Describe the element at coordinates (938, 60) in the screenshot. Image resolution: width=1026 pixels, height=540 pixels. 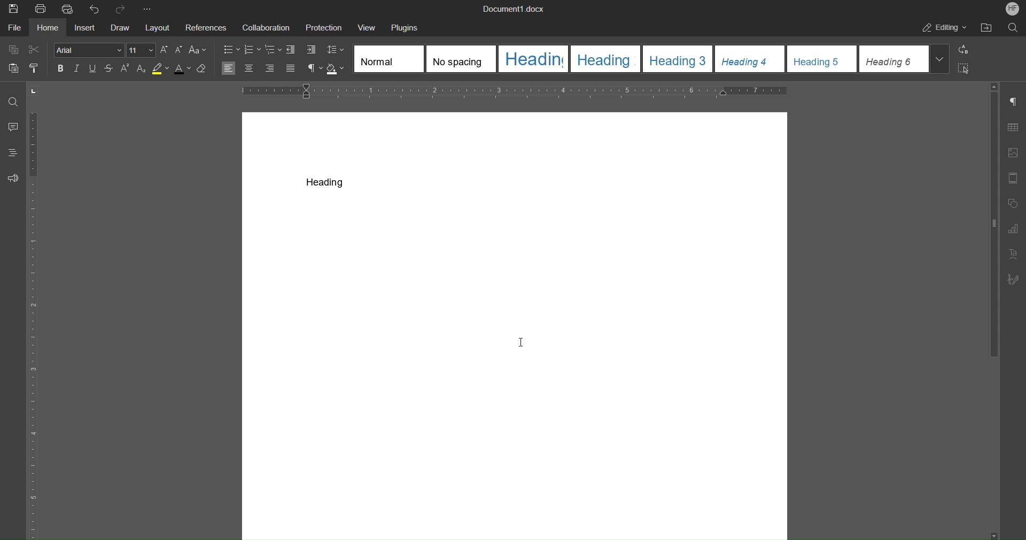
I see `More headings` at that location.